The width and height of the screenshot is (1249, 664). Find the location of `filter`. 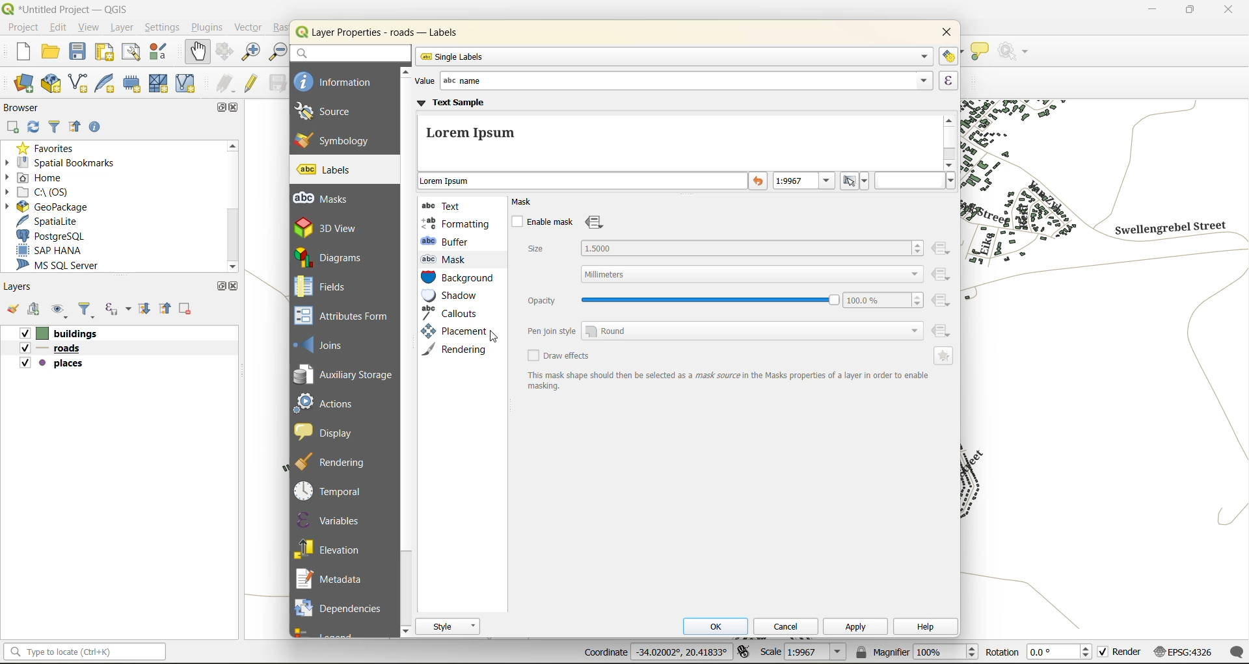

filter is located at coordinates (55, 127).